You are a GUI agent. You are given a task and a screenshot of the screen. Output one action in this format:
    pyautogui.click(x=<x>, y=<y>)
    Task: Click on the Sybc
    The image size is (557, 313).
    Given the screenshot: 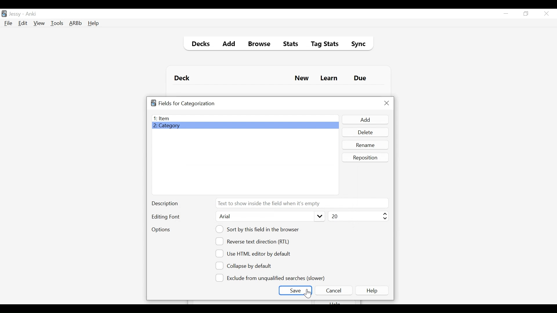 What is the action you would take?
    pyautogui.click(x=356, y=45)
    